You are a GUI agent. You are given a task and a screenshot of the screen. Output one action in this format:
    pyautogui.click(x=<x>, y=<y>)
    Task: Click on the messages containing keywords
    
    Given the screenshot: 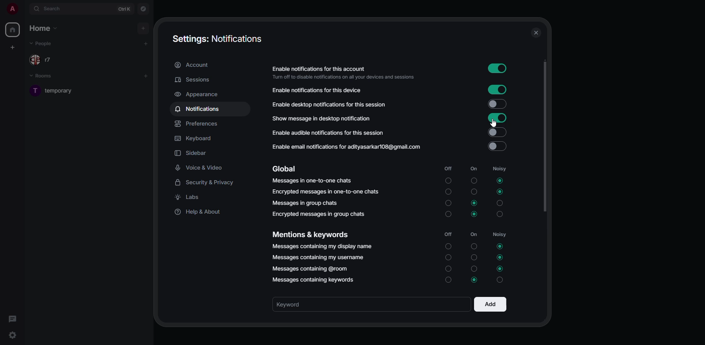 What is the action you would take?
    pyautogui.click(x=315, y=280)
    